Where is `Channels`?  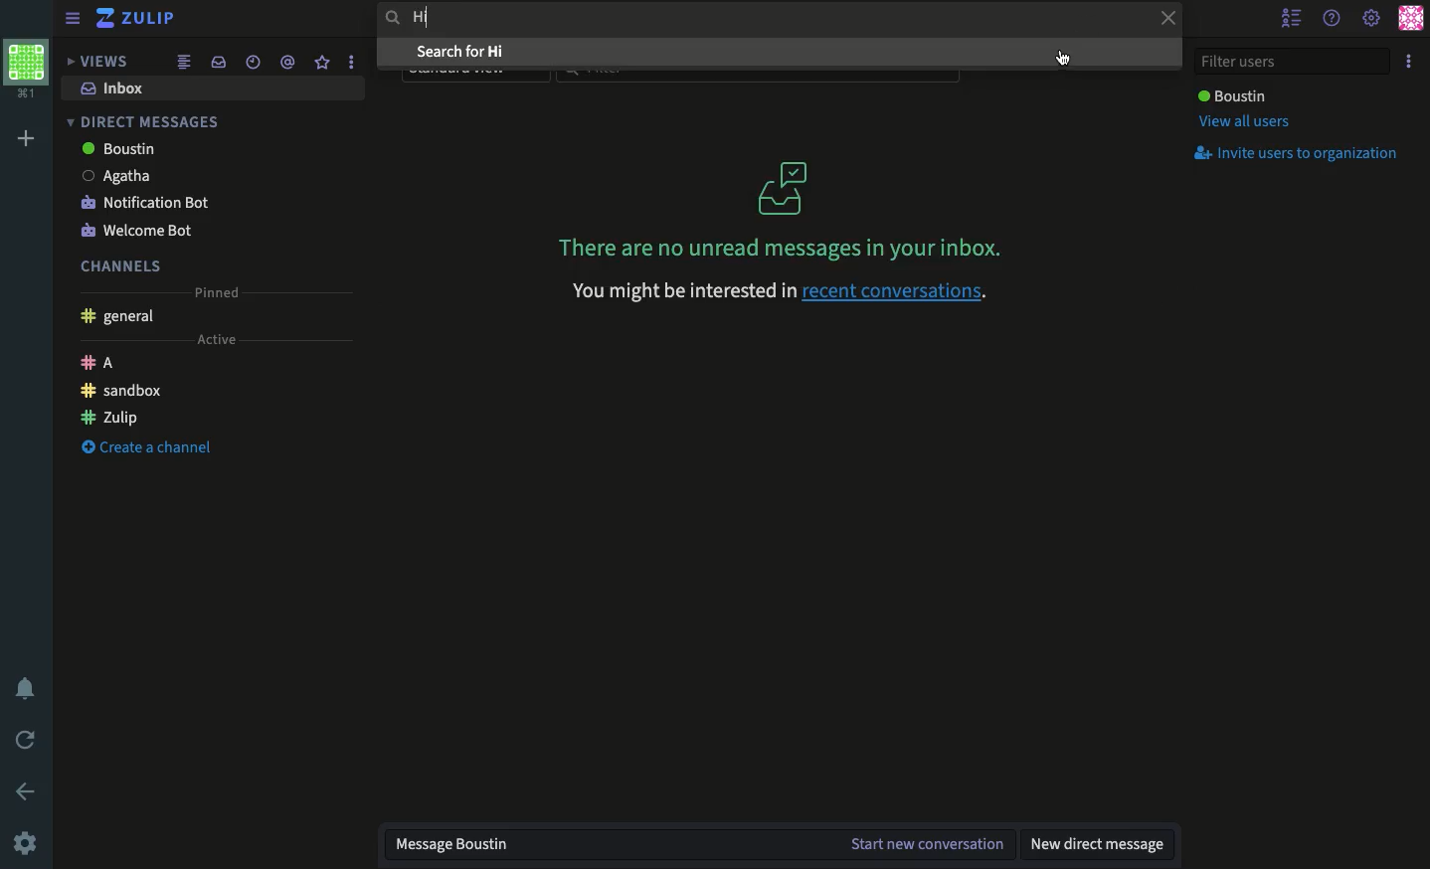 Channels is located at coordinates (121, 266).